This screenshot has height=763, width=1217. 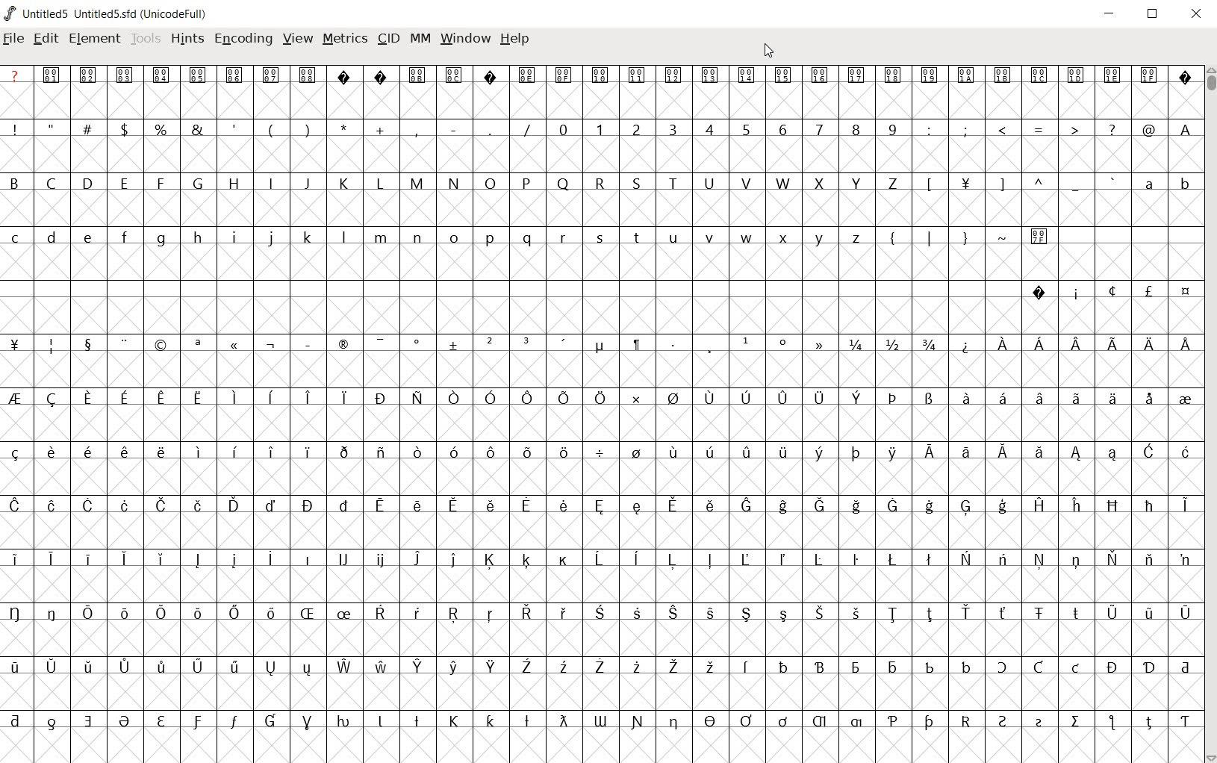 What do you see at coordinates (455, 74) in the screenshot?
I see `Symbol` at bounding box center [455, 74].